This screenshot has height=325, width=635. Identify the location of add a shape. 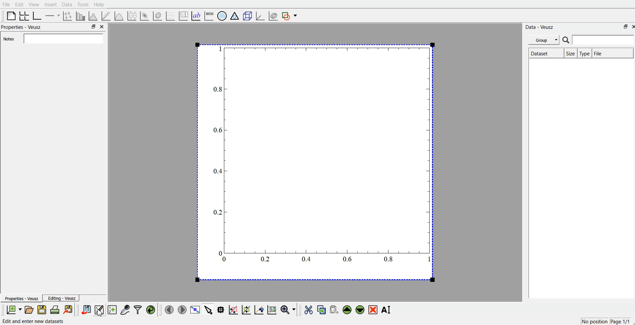
(290, 16).